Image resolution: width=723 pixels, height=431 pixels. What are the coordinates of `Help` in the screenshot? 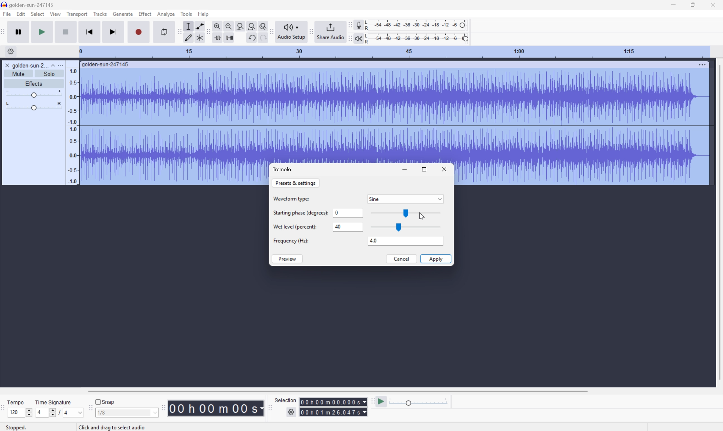 It's located at (204, 13).